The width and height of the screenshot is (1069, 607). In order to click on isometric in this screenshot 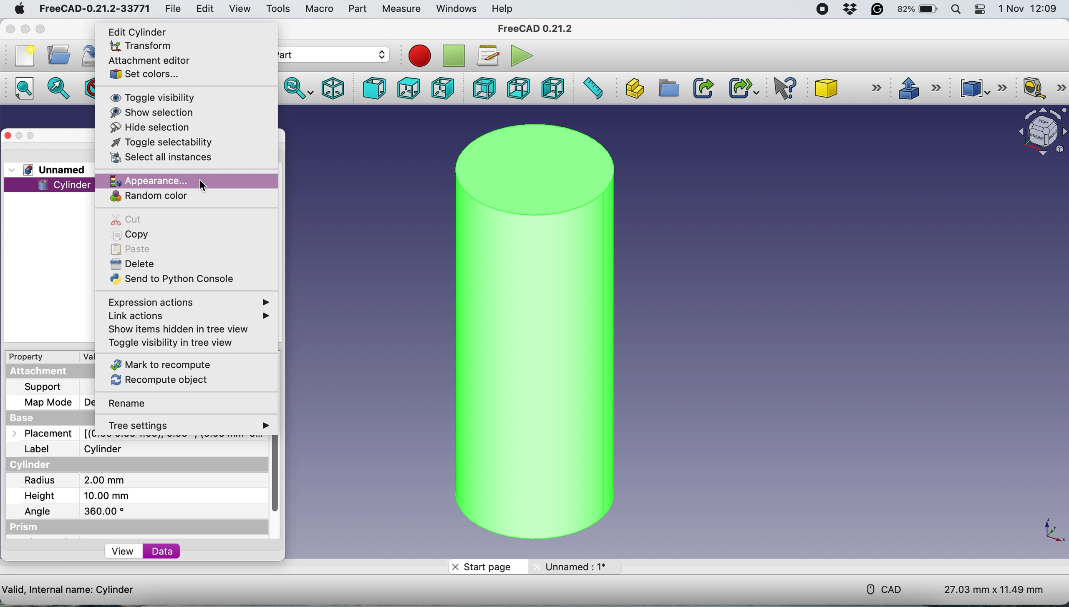, I will do `click(332, 88)`.